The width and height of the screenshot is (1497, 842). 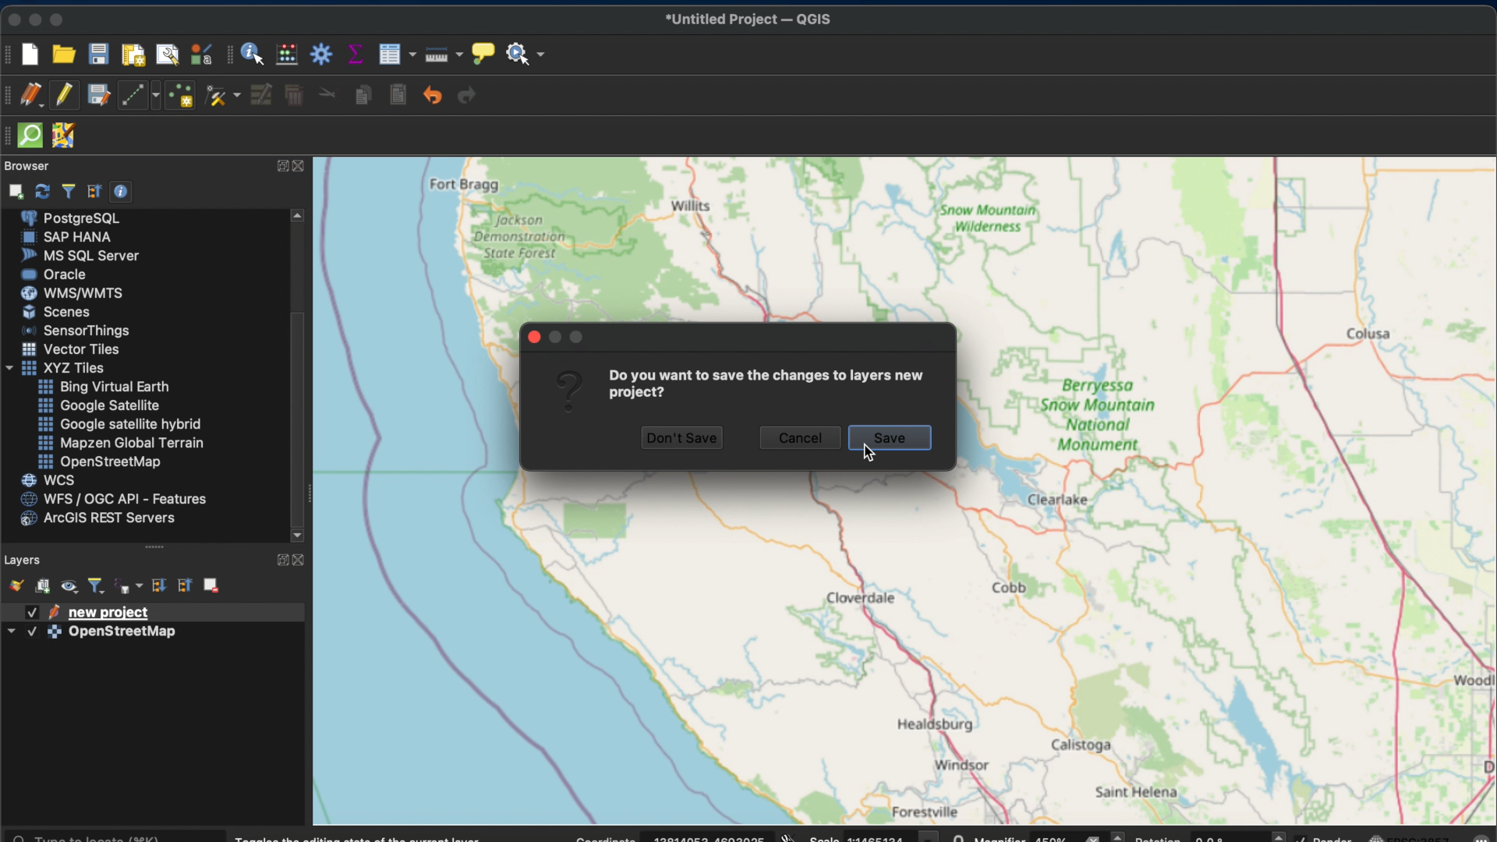 I want to click on new project, so click(x=34, y=55).